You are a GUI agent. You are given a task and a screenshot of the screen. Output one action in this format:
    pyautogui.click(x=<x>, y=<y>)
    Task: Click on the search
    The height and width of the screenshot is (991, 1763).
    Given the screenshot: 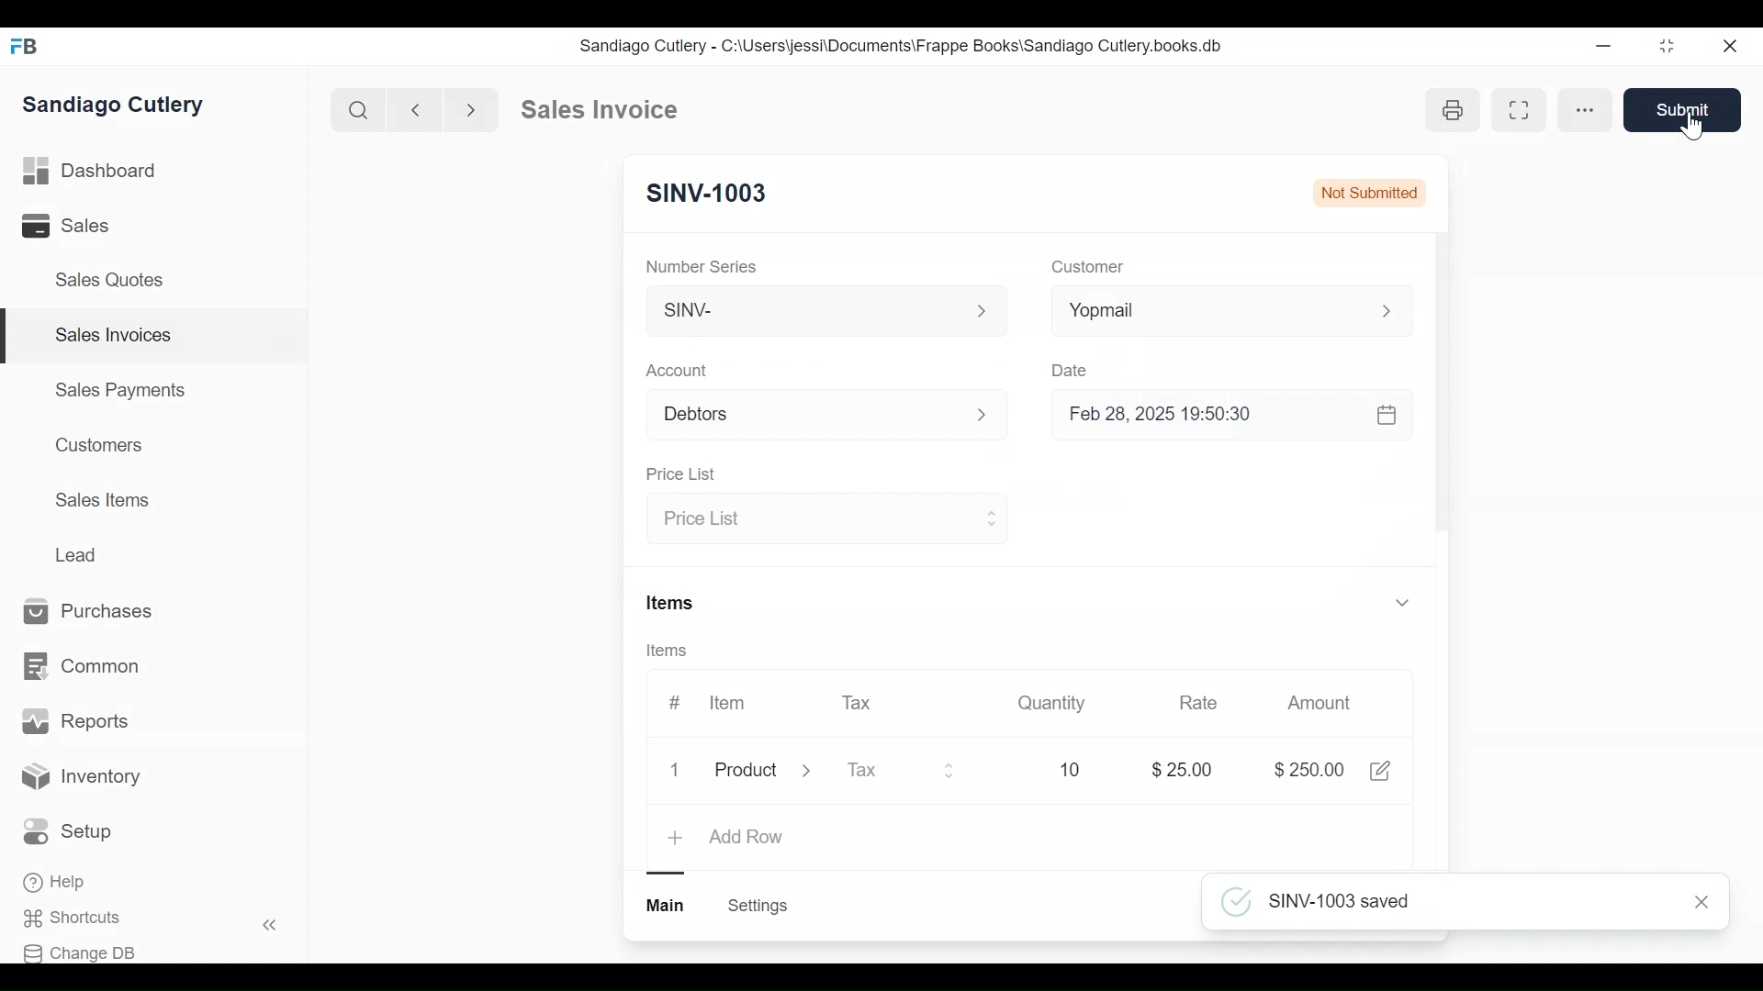 What is the action you would take?
    pyautogui.click(x=359, y=111)
    